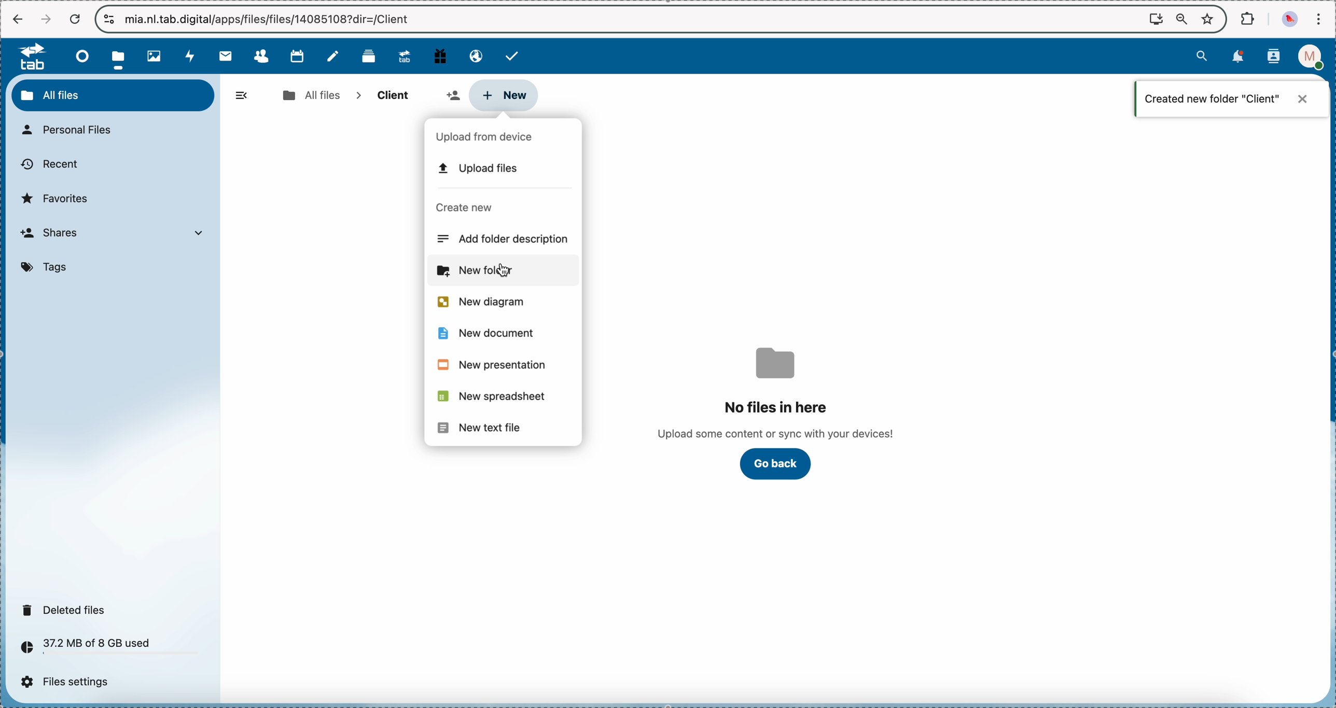 The width and height of the screenshot is (1336, 708). Describe the element at coordinates (1209, 18) in the screenshot. I see `favorites` at that location.